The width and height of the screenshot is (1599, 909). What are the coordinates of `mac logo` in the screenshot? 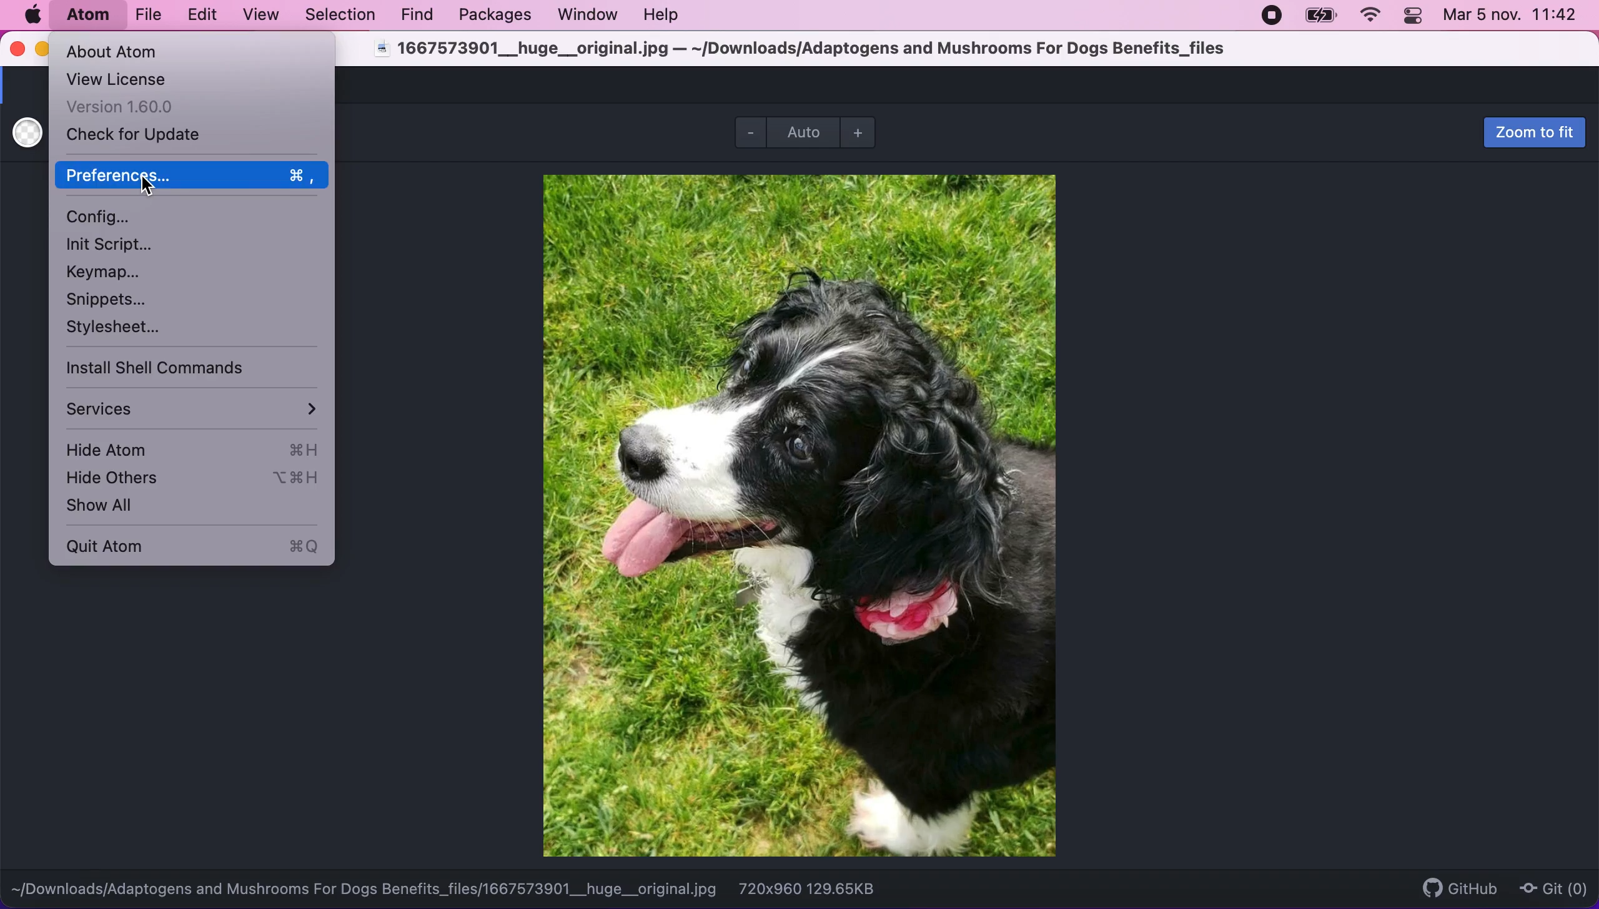 It's located at (32, 16).